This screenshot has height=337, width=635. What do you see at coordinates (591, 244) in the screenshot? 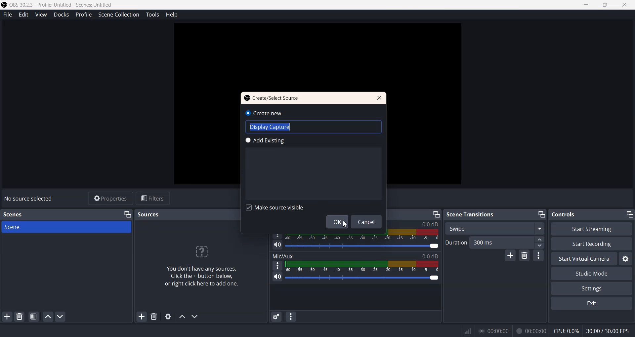
I see `Start Recording` at bounding box center [591, 244].